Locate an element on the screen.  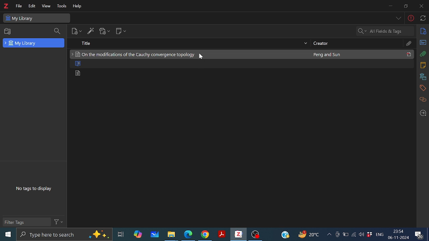
Tools is located at coordinates (61, 7).